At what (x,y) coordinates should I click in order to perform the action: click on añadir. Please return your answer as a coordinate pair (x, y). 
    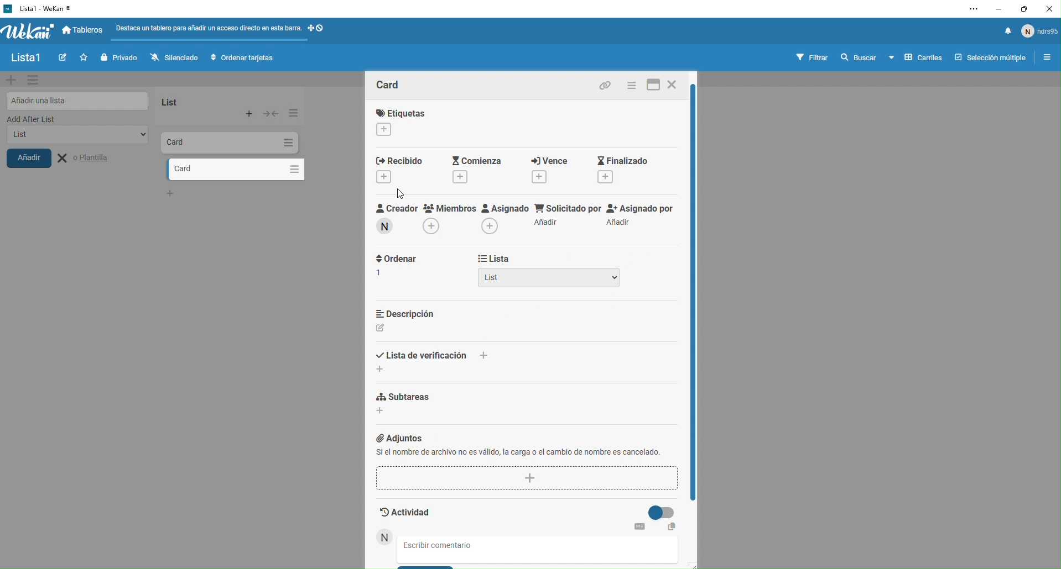
    Looking at the image, I should click on (38, 161).